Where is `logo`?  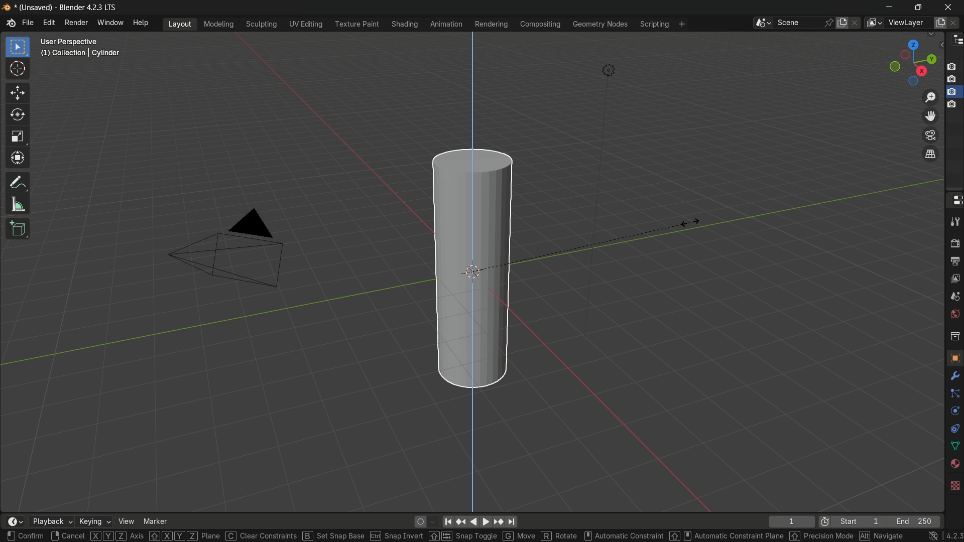
logo is located at coordinates (11, 23).